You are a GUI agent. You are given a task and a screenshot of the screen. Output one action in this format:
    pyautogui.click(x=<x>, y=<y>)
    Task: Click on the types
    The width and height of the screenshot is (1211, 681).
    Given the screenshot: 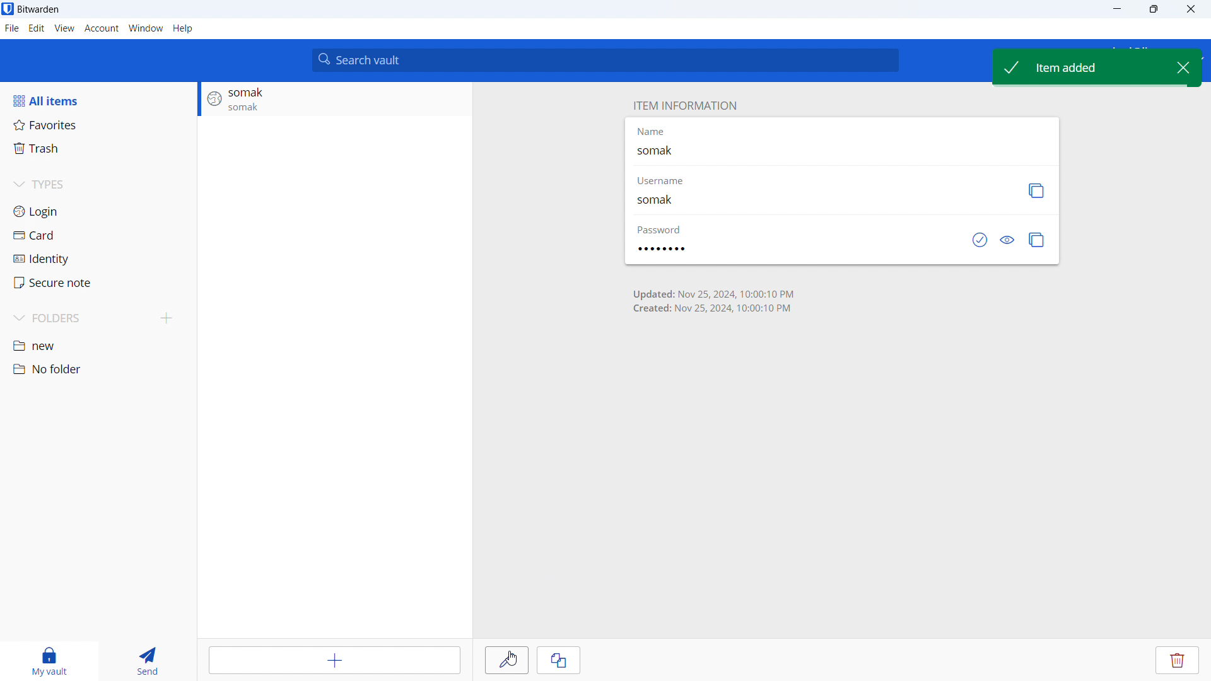 What is the action you would take?
    pyautogui.click(x=97, y=186)
    